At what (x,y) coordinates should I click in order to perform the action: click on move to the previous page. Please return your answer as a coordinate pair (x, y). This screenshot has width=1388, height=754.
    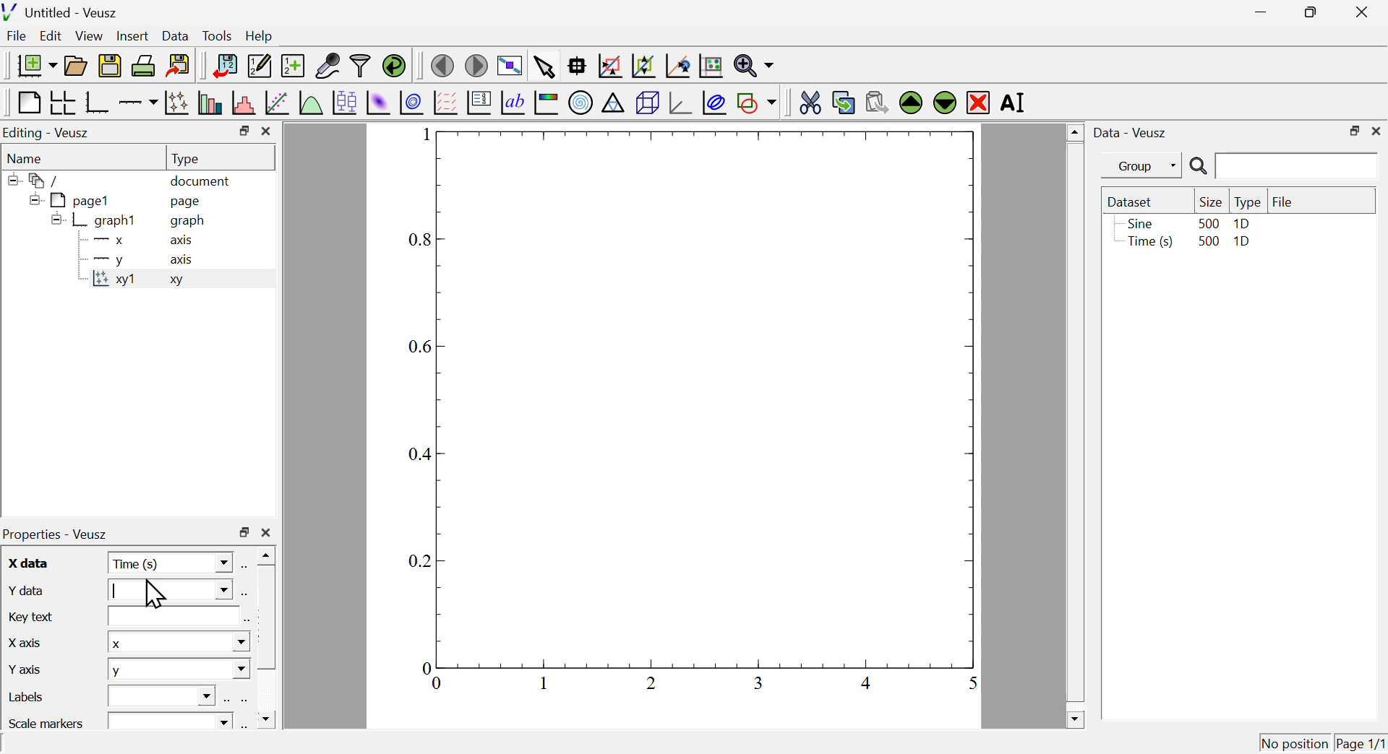
    Looking at the image, I should click on (442, 64).